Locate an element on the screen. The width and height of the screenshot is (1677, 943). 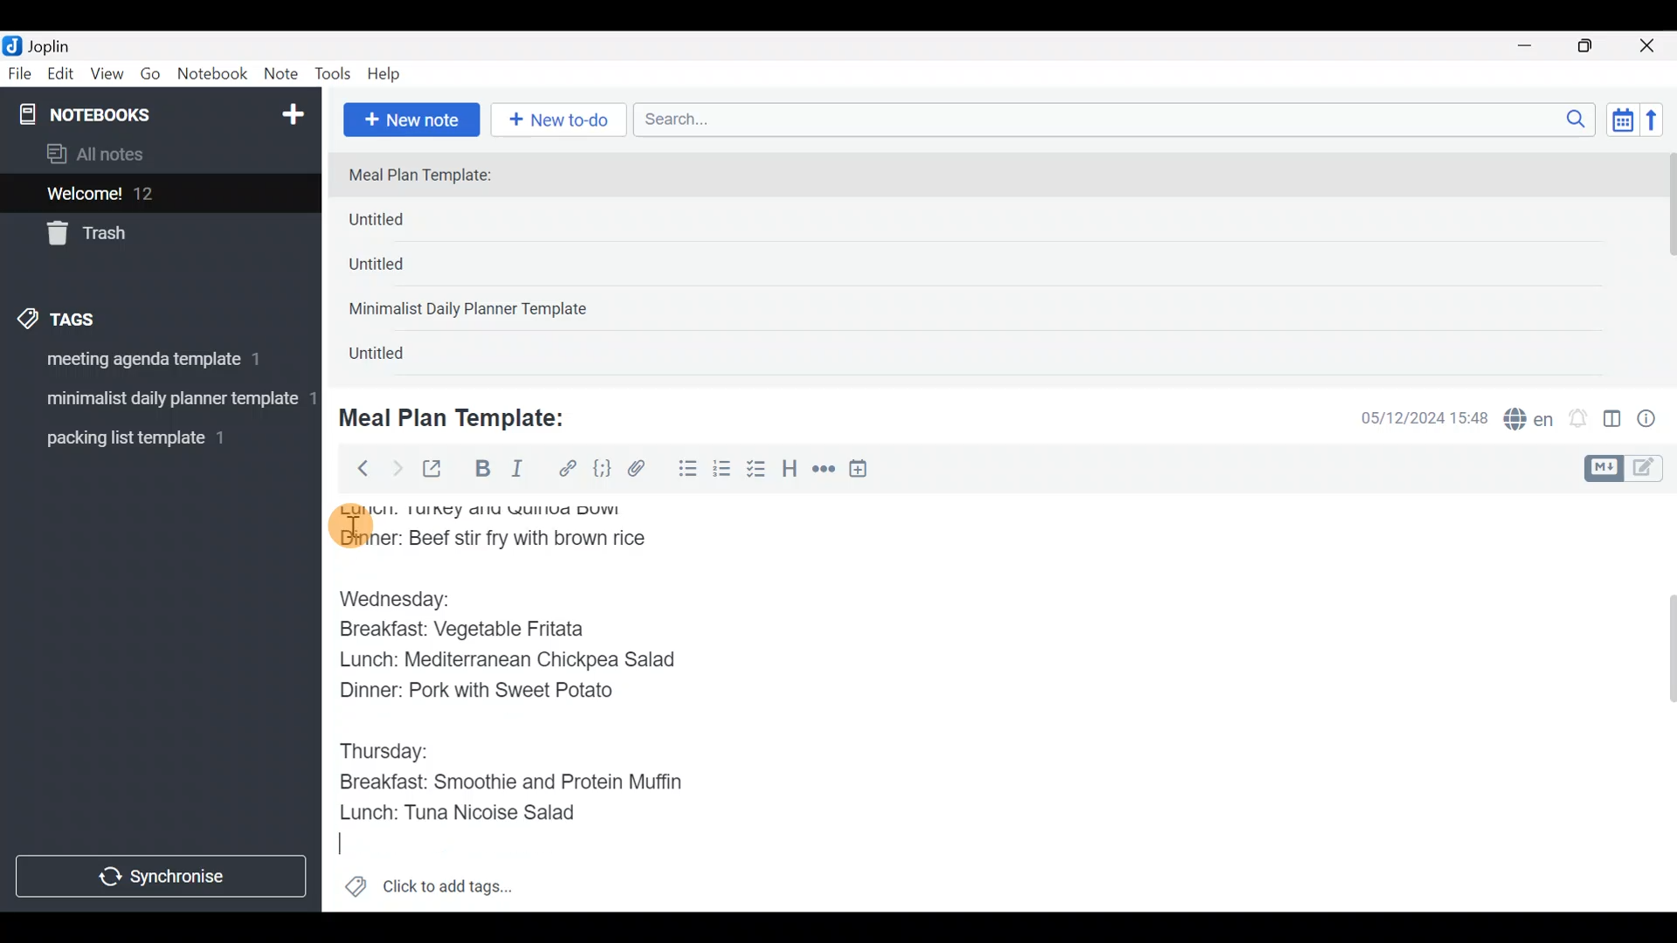
New note is located at coordinates (410, 118).